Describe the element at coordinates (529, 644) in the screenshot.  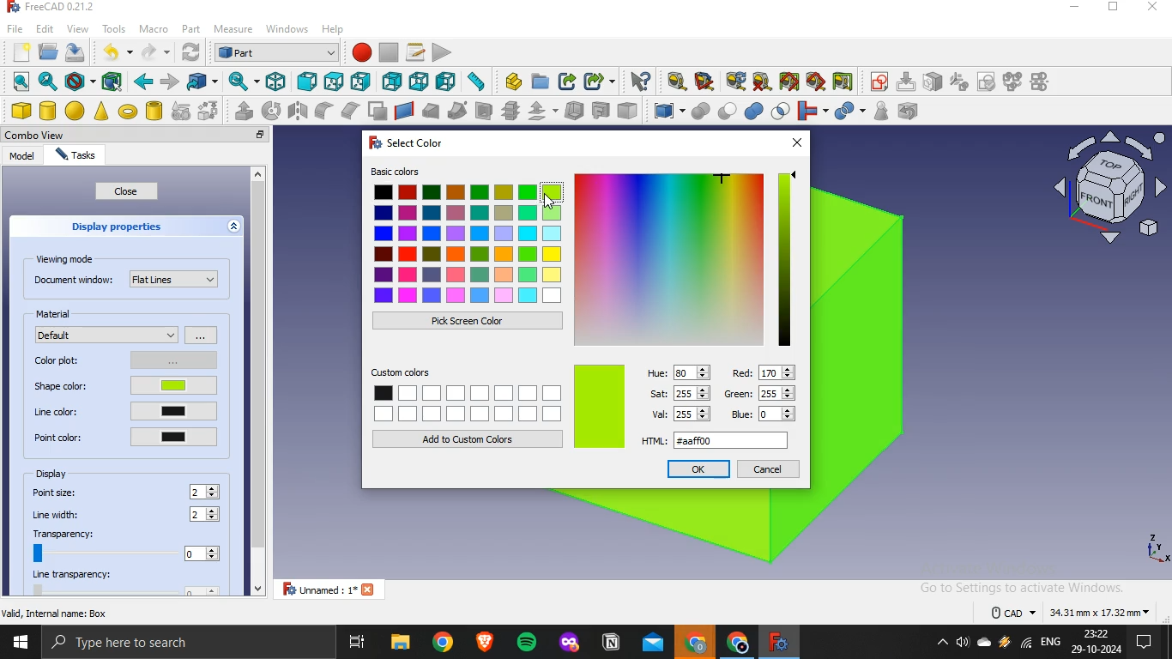
I see `spotify` at that location.